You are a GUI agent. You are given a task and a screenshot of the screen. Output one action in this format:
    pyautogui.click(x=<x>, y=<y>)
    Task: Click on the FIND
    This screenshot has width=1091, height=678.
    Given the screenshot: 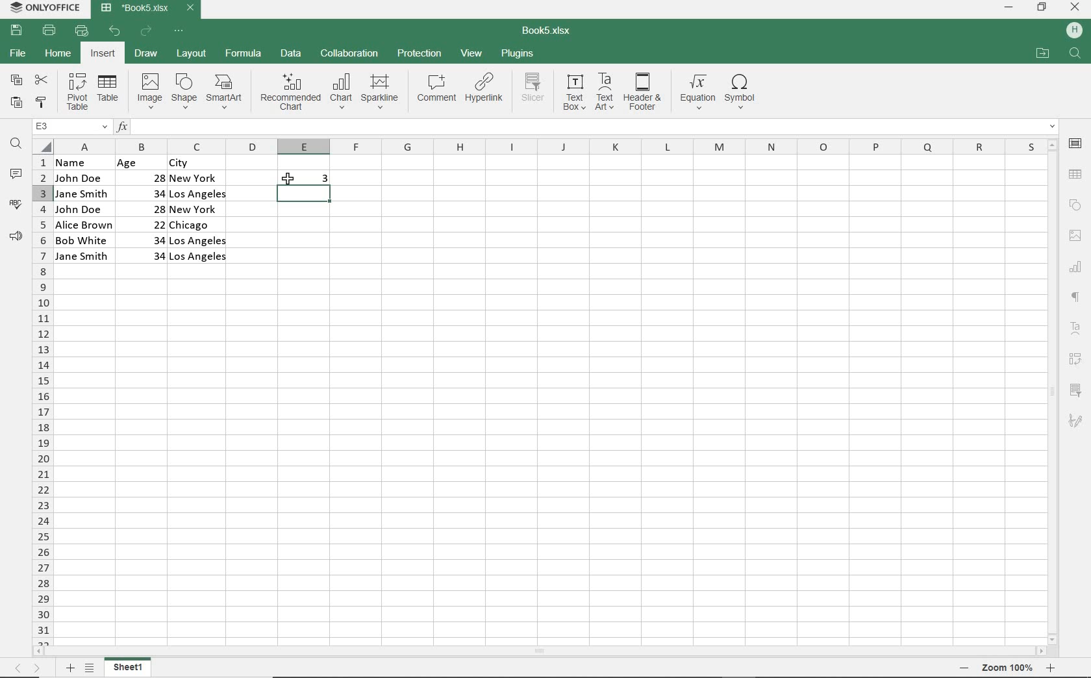 What is the action you would take?
    pyautogui.click(x=1077, y=55)
    